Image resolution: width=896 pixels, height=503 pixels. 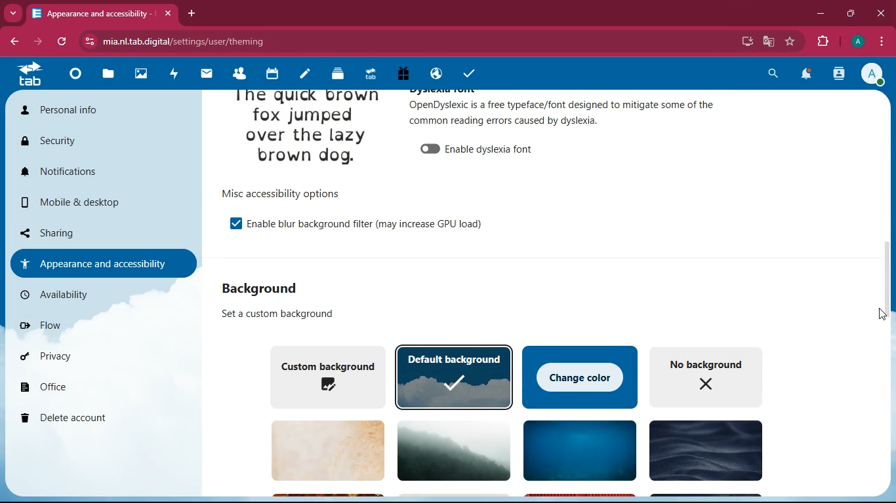 What do you see at coordinates (90, 356) in the screenshot?
I see `privacy` at bounding box center [90, 356].